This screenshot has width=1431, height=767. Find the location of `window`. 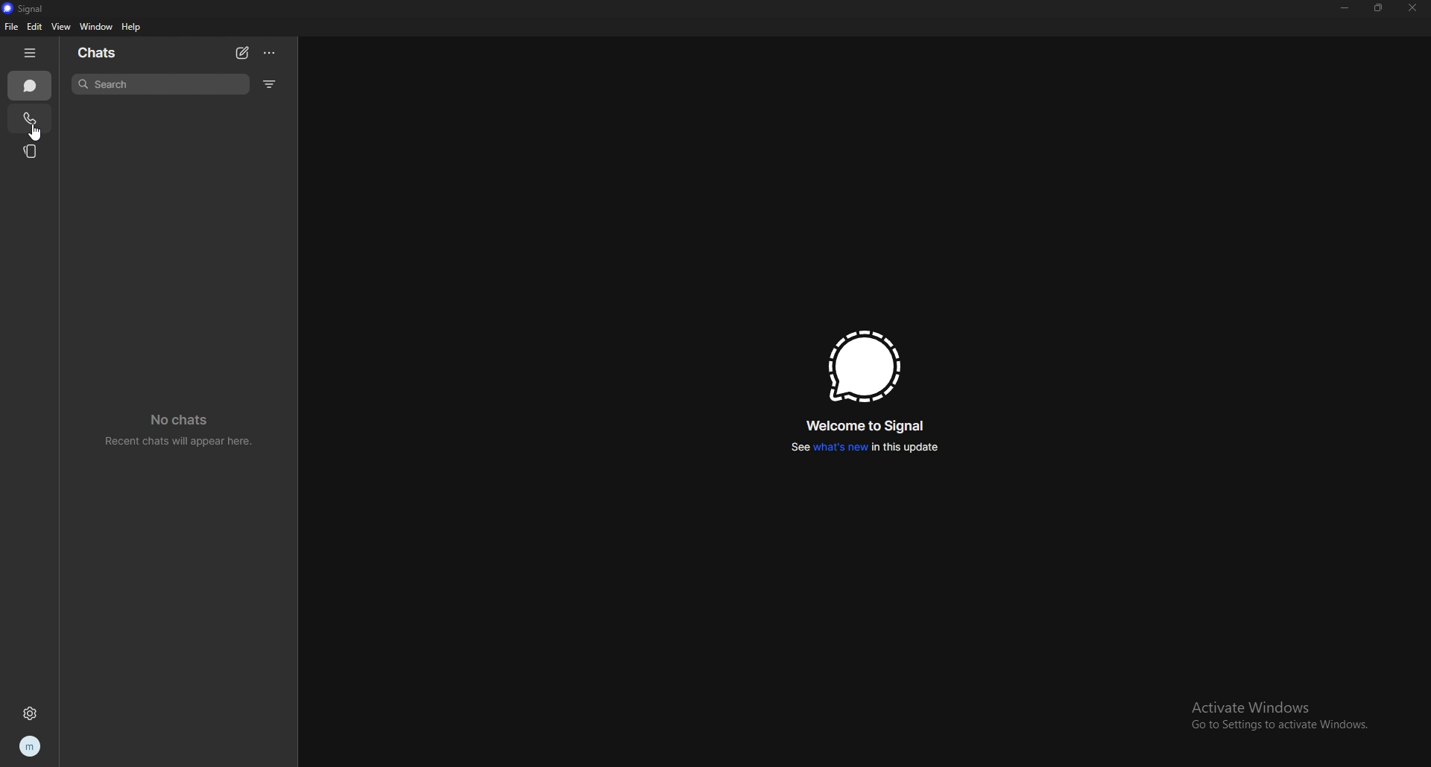

window is located at coordinates (97, 28).